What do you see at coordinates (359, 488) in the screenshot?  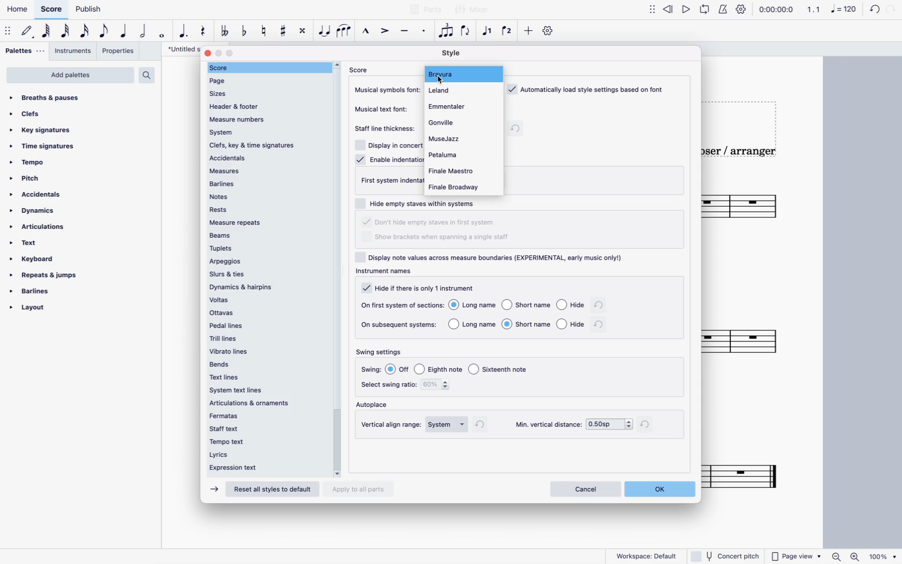 I see `Apply to all parts` at bounding box center [359, 488].